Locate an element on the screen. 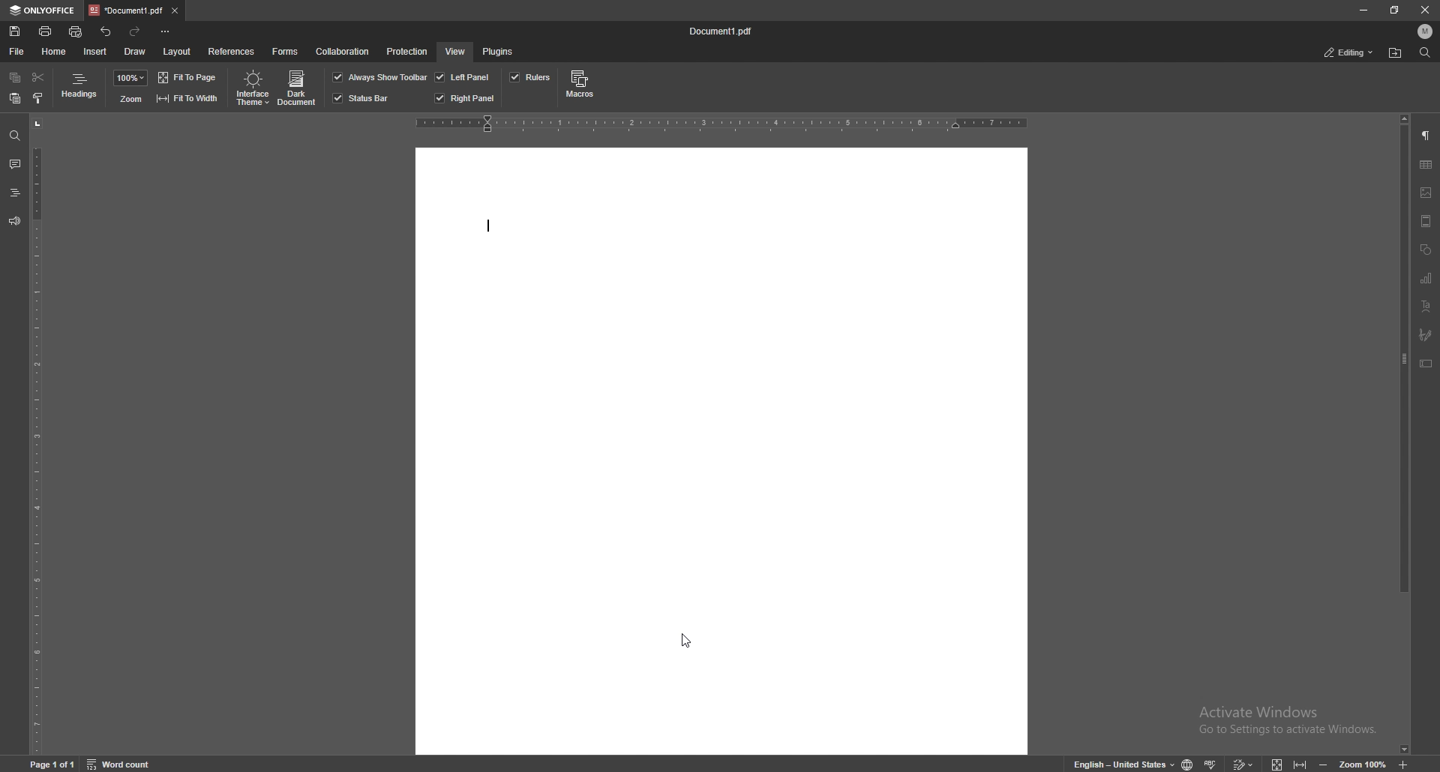 The height and width of the screenshot is (772, 1440). copy style is located at coordinates (38, 97).